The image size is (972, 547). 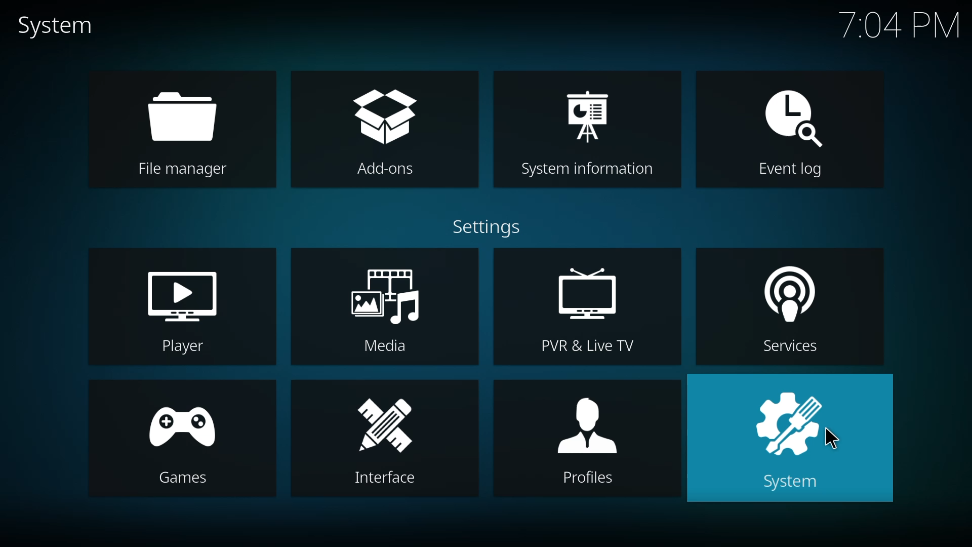 What do you see at coordinates (831, 438) in the screenshot?
I see `cursor` at bounding box center [831, 438].